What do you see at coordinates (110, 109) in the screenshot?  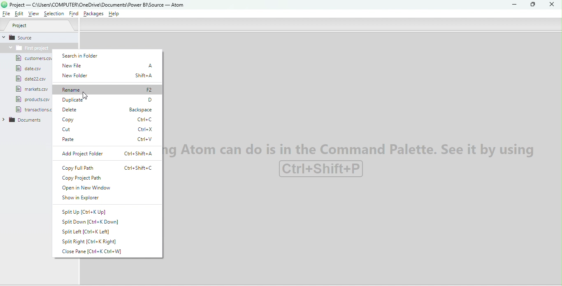 I see `Delete` at bounding box center [110, 109].